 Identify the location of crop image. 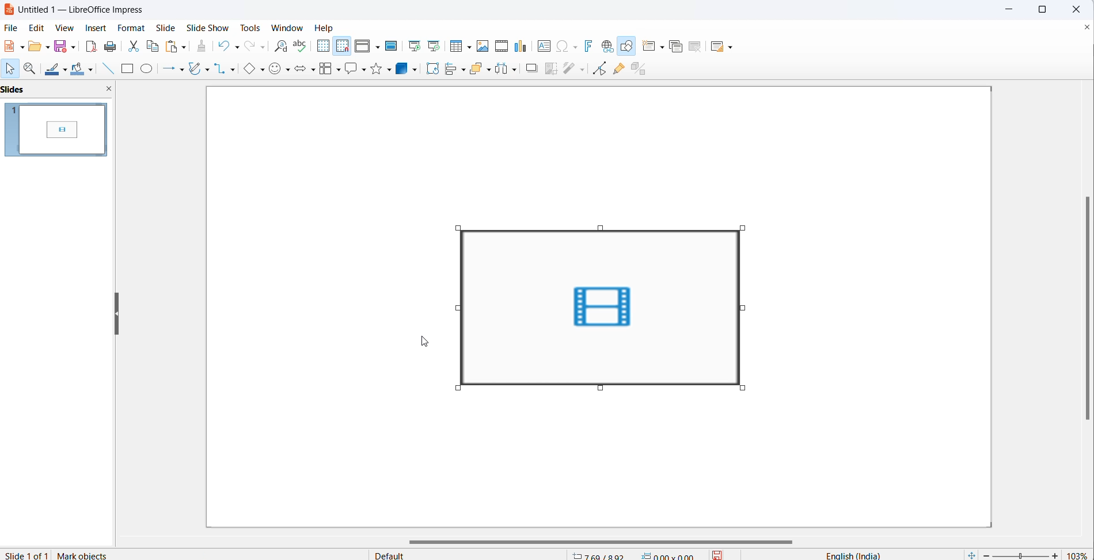
(552, 70).